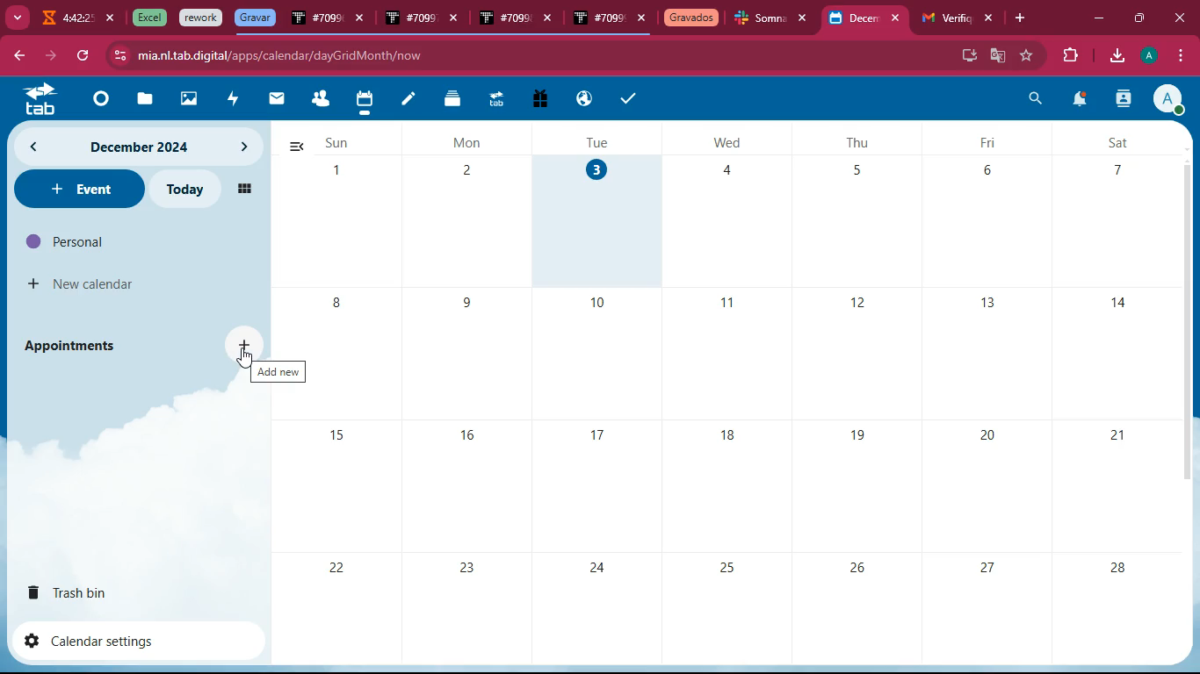 This screenshot has width=1200, height=674. I want to click on add appointment, so click(247, 342).